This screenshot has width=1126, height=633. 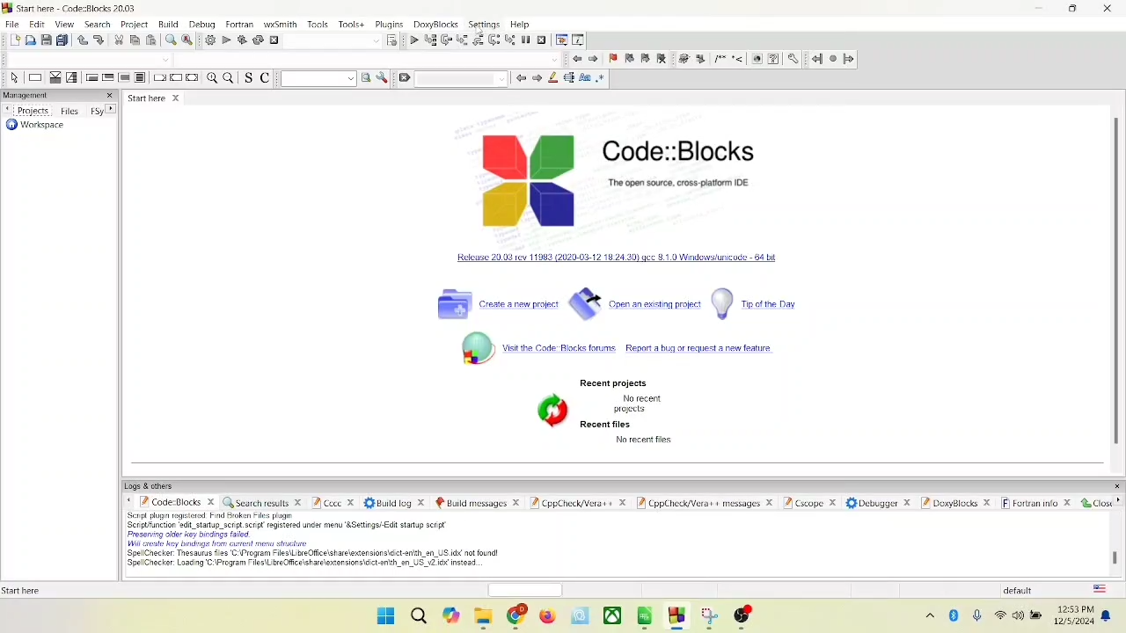 What do you see at coordinates (265, 500) in the screenshot?
I see `search results` at bounding box center [265, 500].